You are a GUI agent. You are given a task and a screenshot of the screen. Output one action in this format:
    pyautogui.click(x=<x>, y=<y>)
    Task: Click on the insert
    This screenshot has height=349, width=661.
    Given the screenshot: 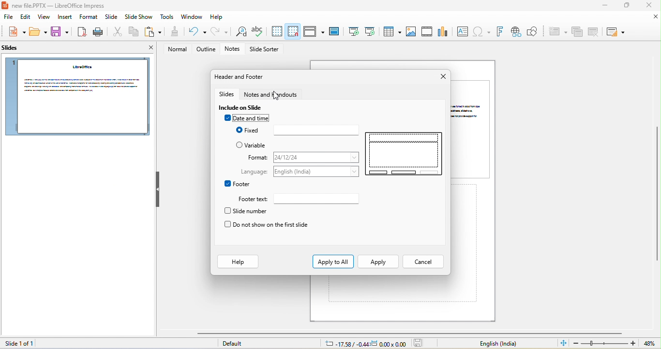 What is the action you would take?
    pyautogui.click(x=66, y=17)
    